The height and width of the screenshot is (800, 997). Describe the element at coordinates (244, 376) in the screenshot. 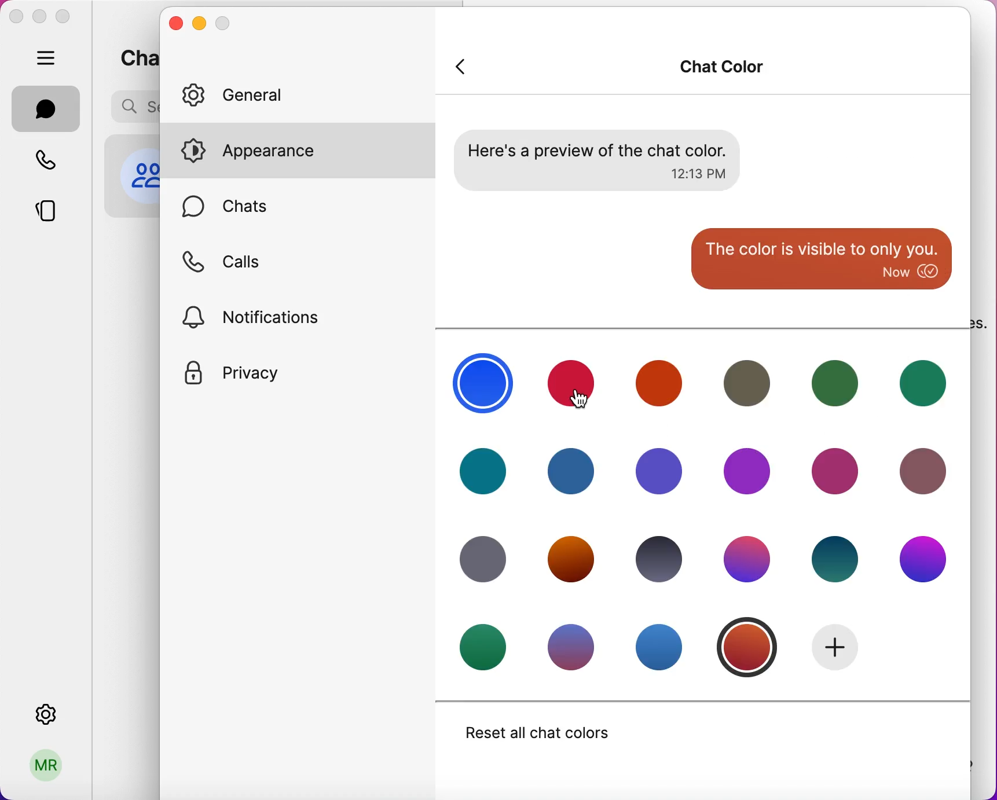

I see `privacy` at that location.